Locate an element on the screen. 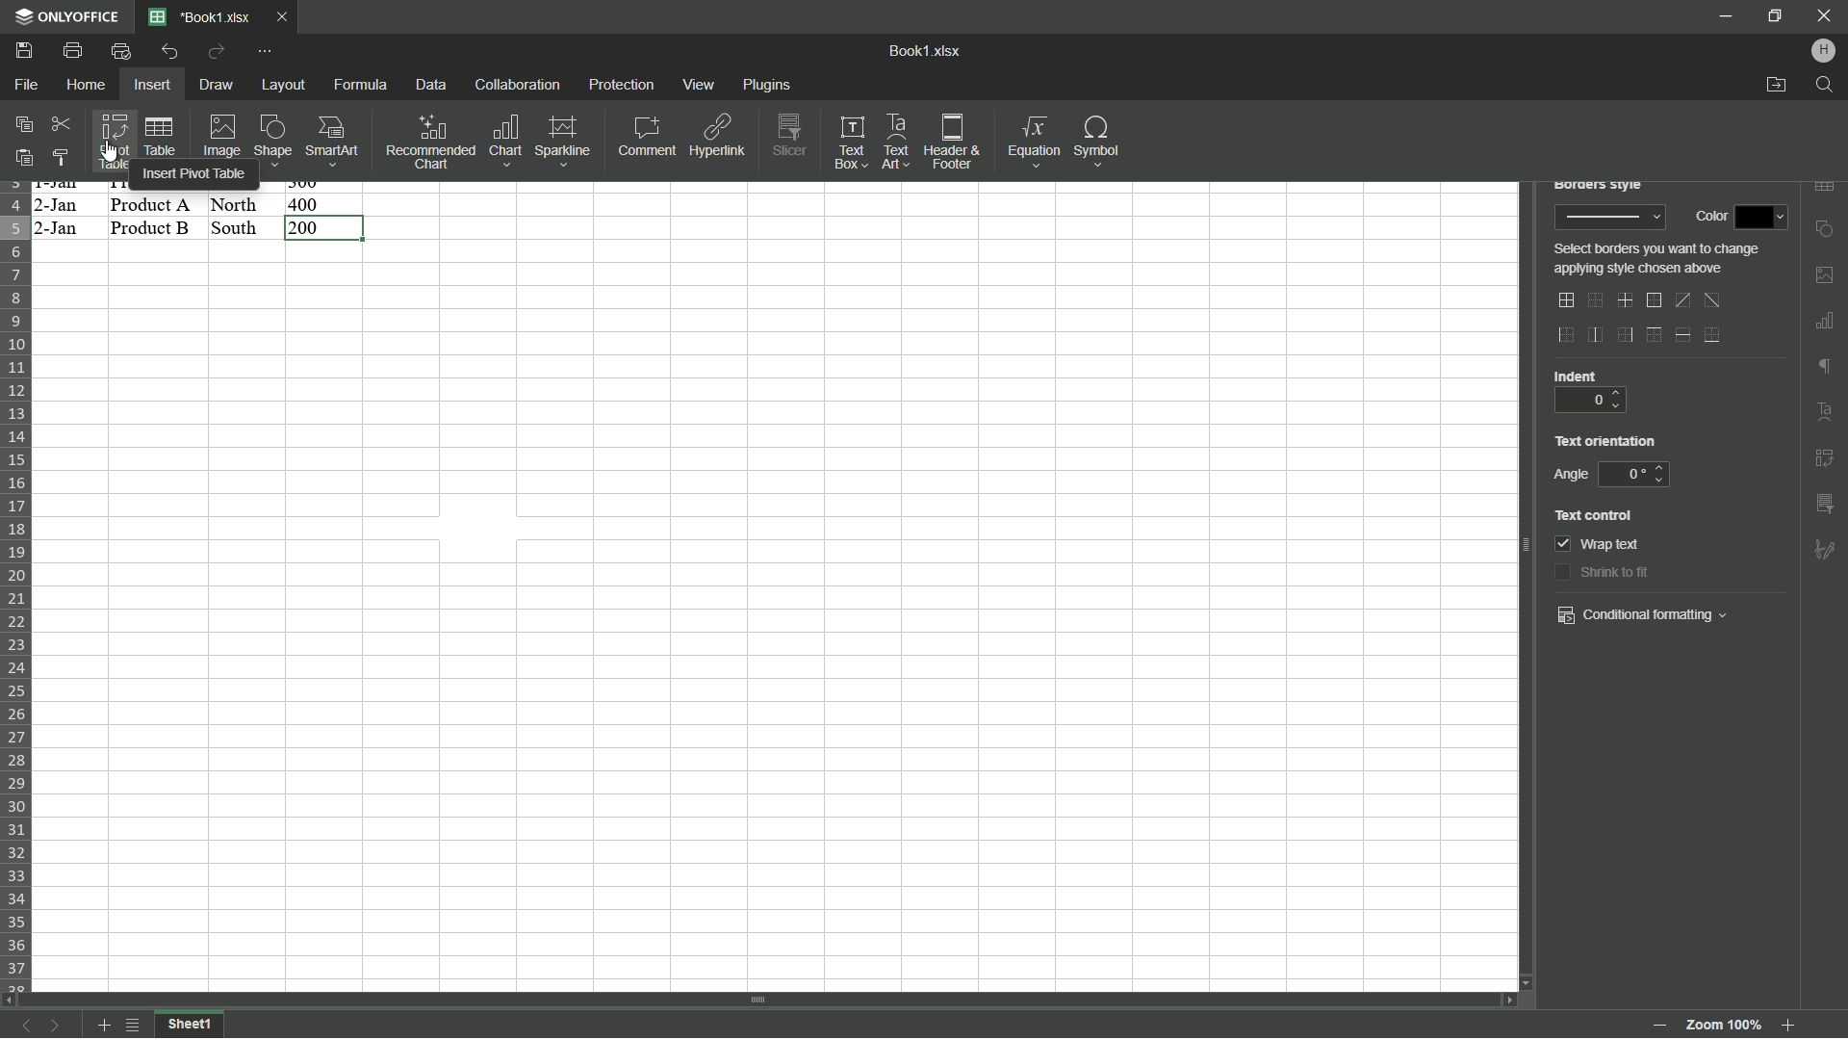 This screenshot has height=1040, width=1848. shrink to fit is located at coordinates (1602, 572).